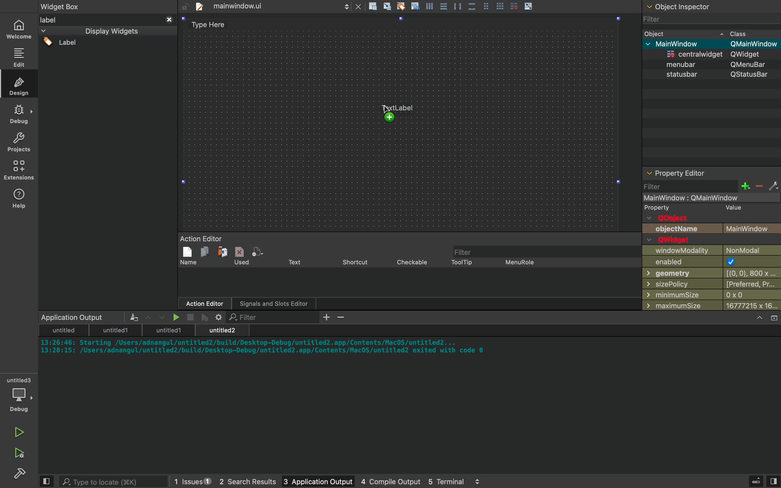 This screenshot has width=781, height=488. I want to click on widget, so click(70, 7).